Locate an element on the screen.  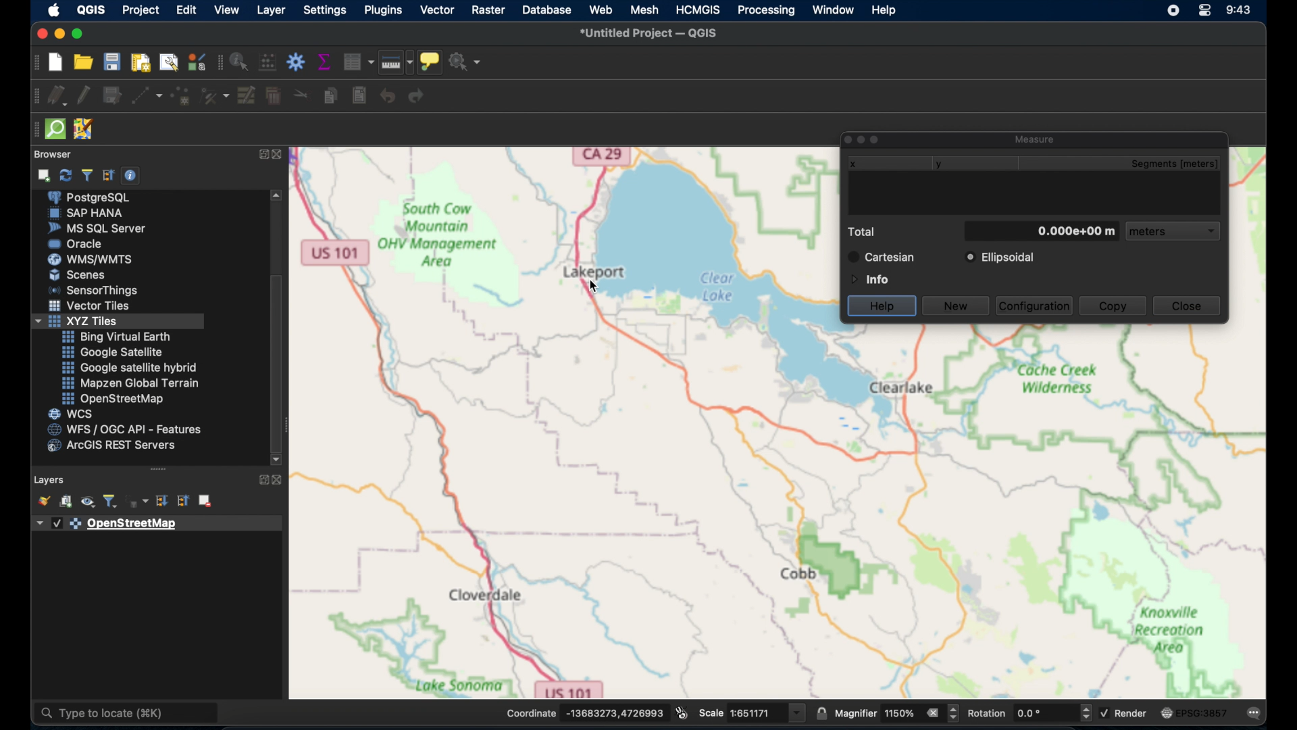
ellipsoidal radio button is located at coordinates (1000, 258).